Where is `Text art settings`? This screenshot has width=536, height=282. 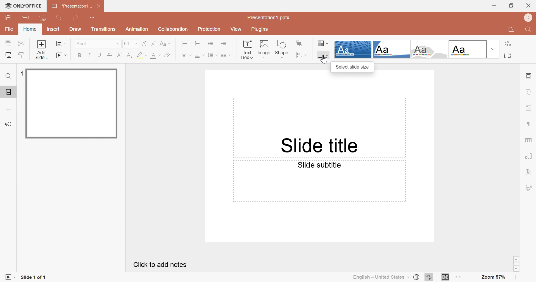 Text art settings is located at coordinates (530, 171).